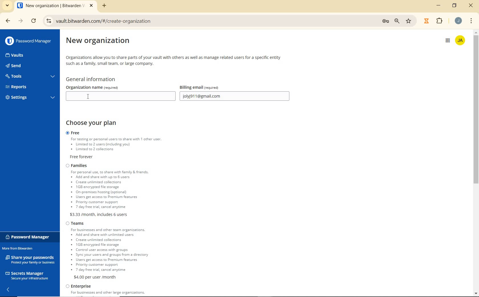 The width and height of the screenshot is (479, 297). Describe the element at coordinates (472, 21) in the screenshot. I see `customize ` at that location.